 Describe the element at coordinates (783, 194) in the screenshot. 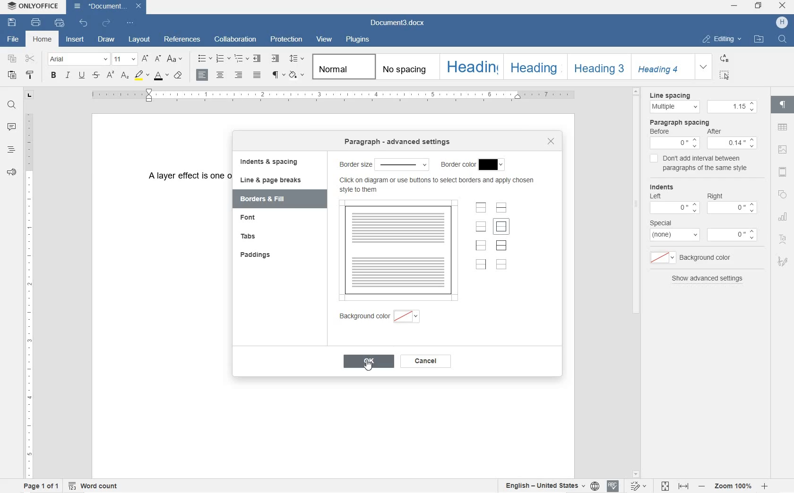

I see `SHAPE` at that location.